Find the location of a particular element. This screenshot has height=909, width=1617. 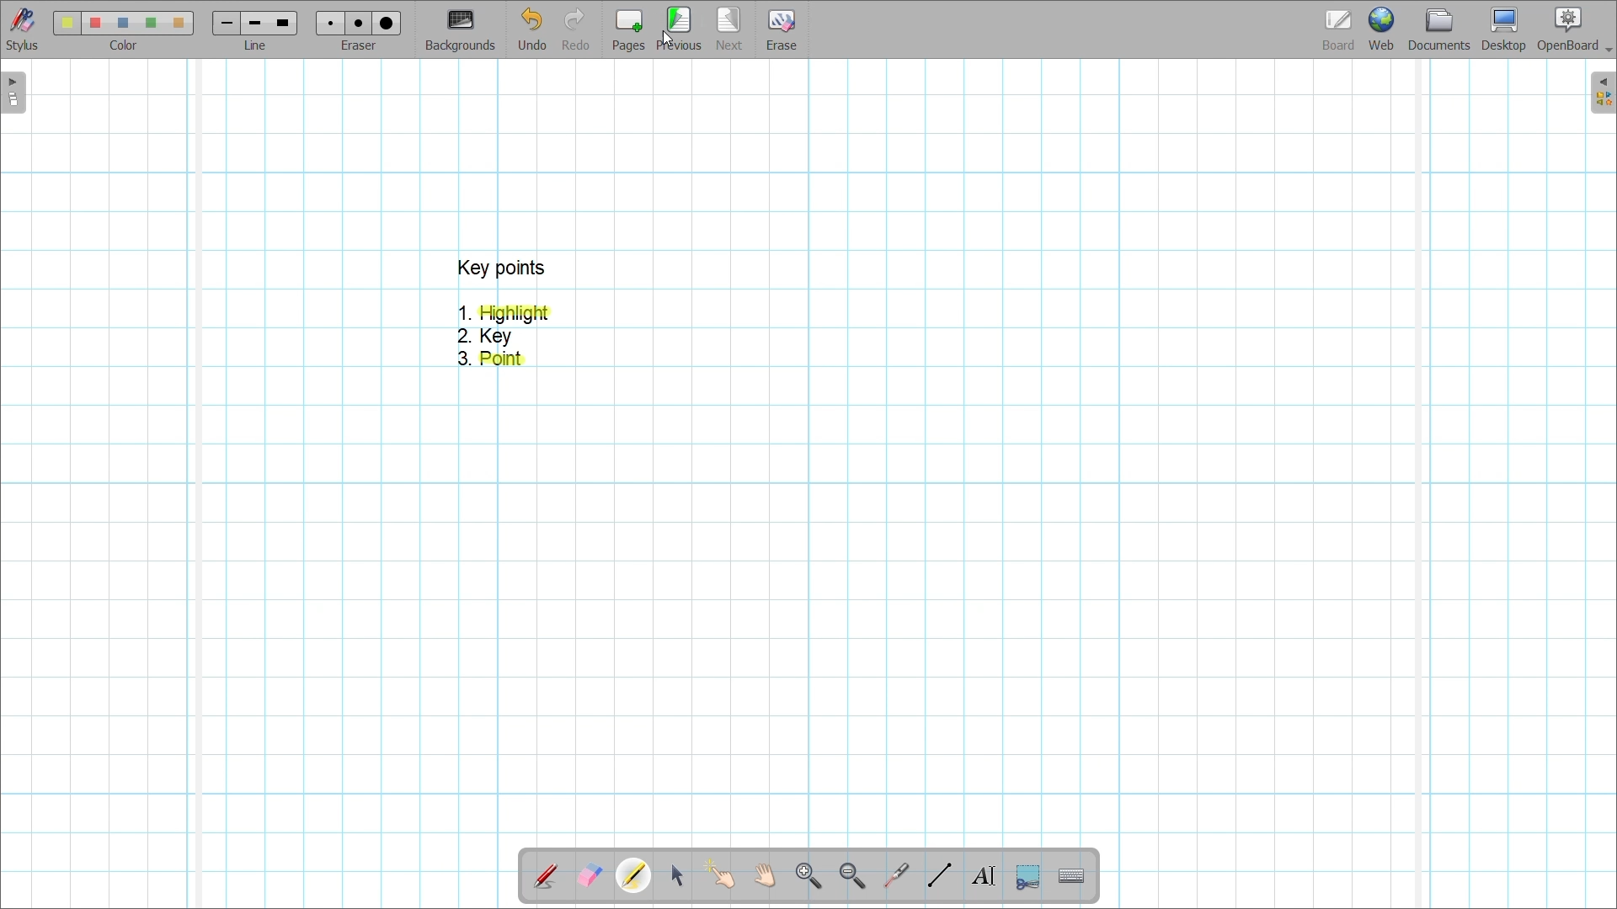

Scroll page is located at coordinates (764, 875).